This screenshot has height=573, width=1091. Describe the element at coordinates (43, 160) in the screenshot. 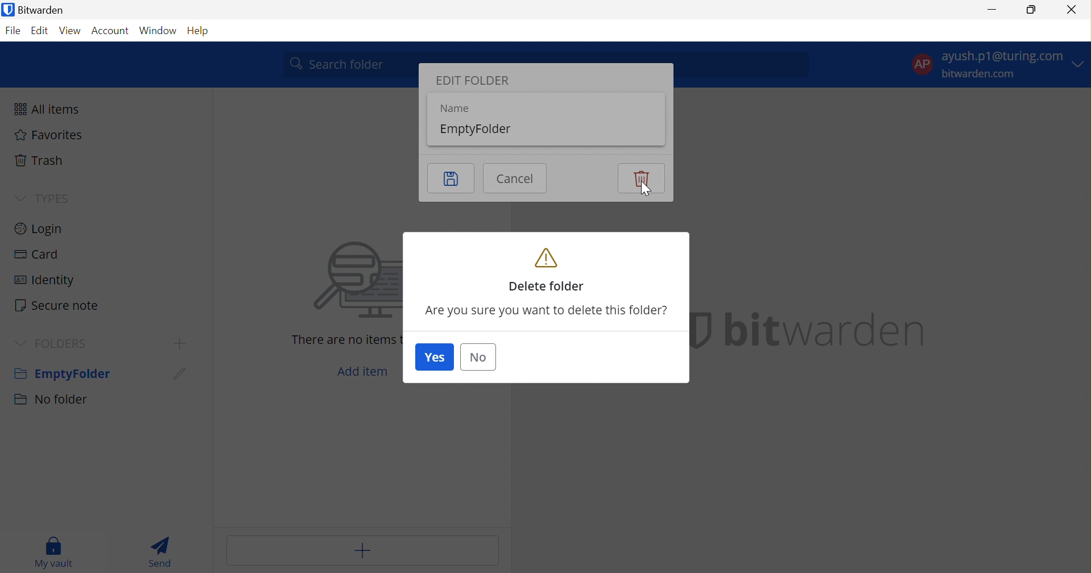

I see `Tarsh` at that location.